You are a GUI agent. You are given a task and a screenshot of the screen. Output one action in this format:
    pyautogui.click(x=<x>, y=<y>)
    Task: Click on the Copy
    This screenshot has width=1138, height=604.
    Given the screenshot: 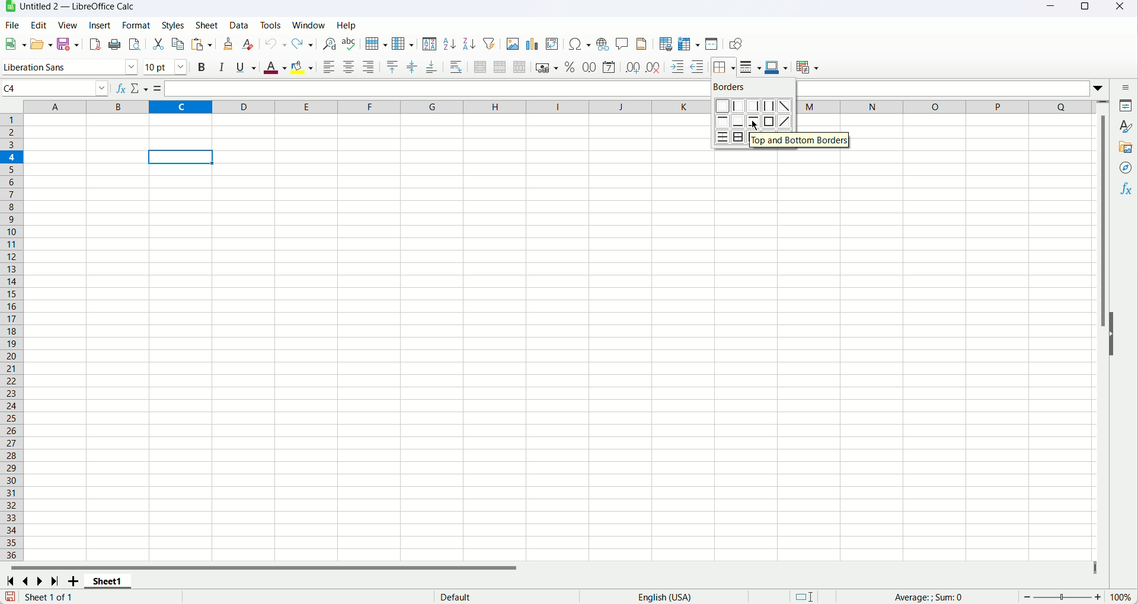 What is the action you would take?
    pyautogui.click(x=178, y=44)
    